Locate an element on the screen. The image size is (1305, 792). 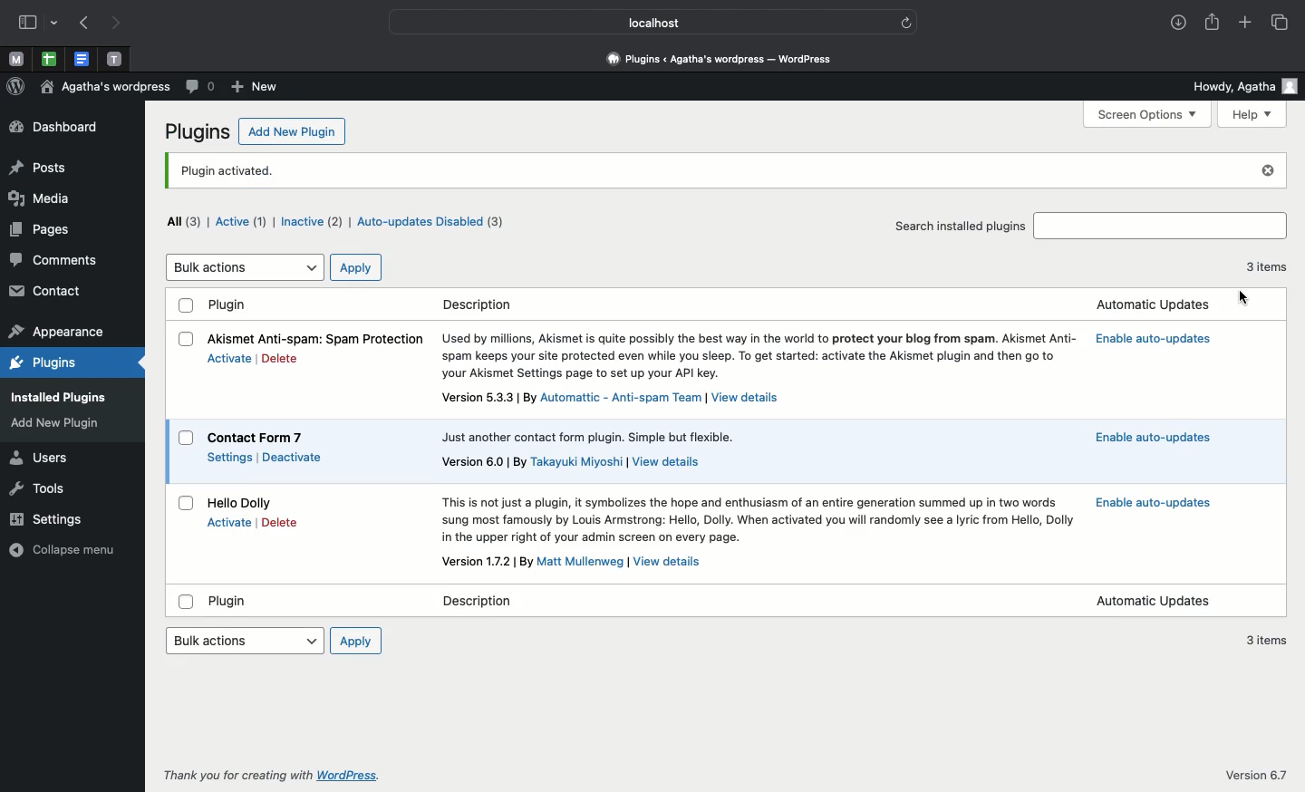
posts is located at coordinates (39, 169).